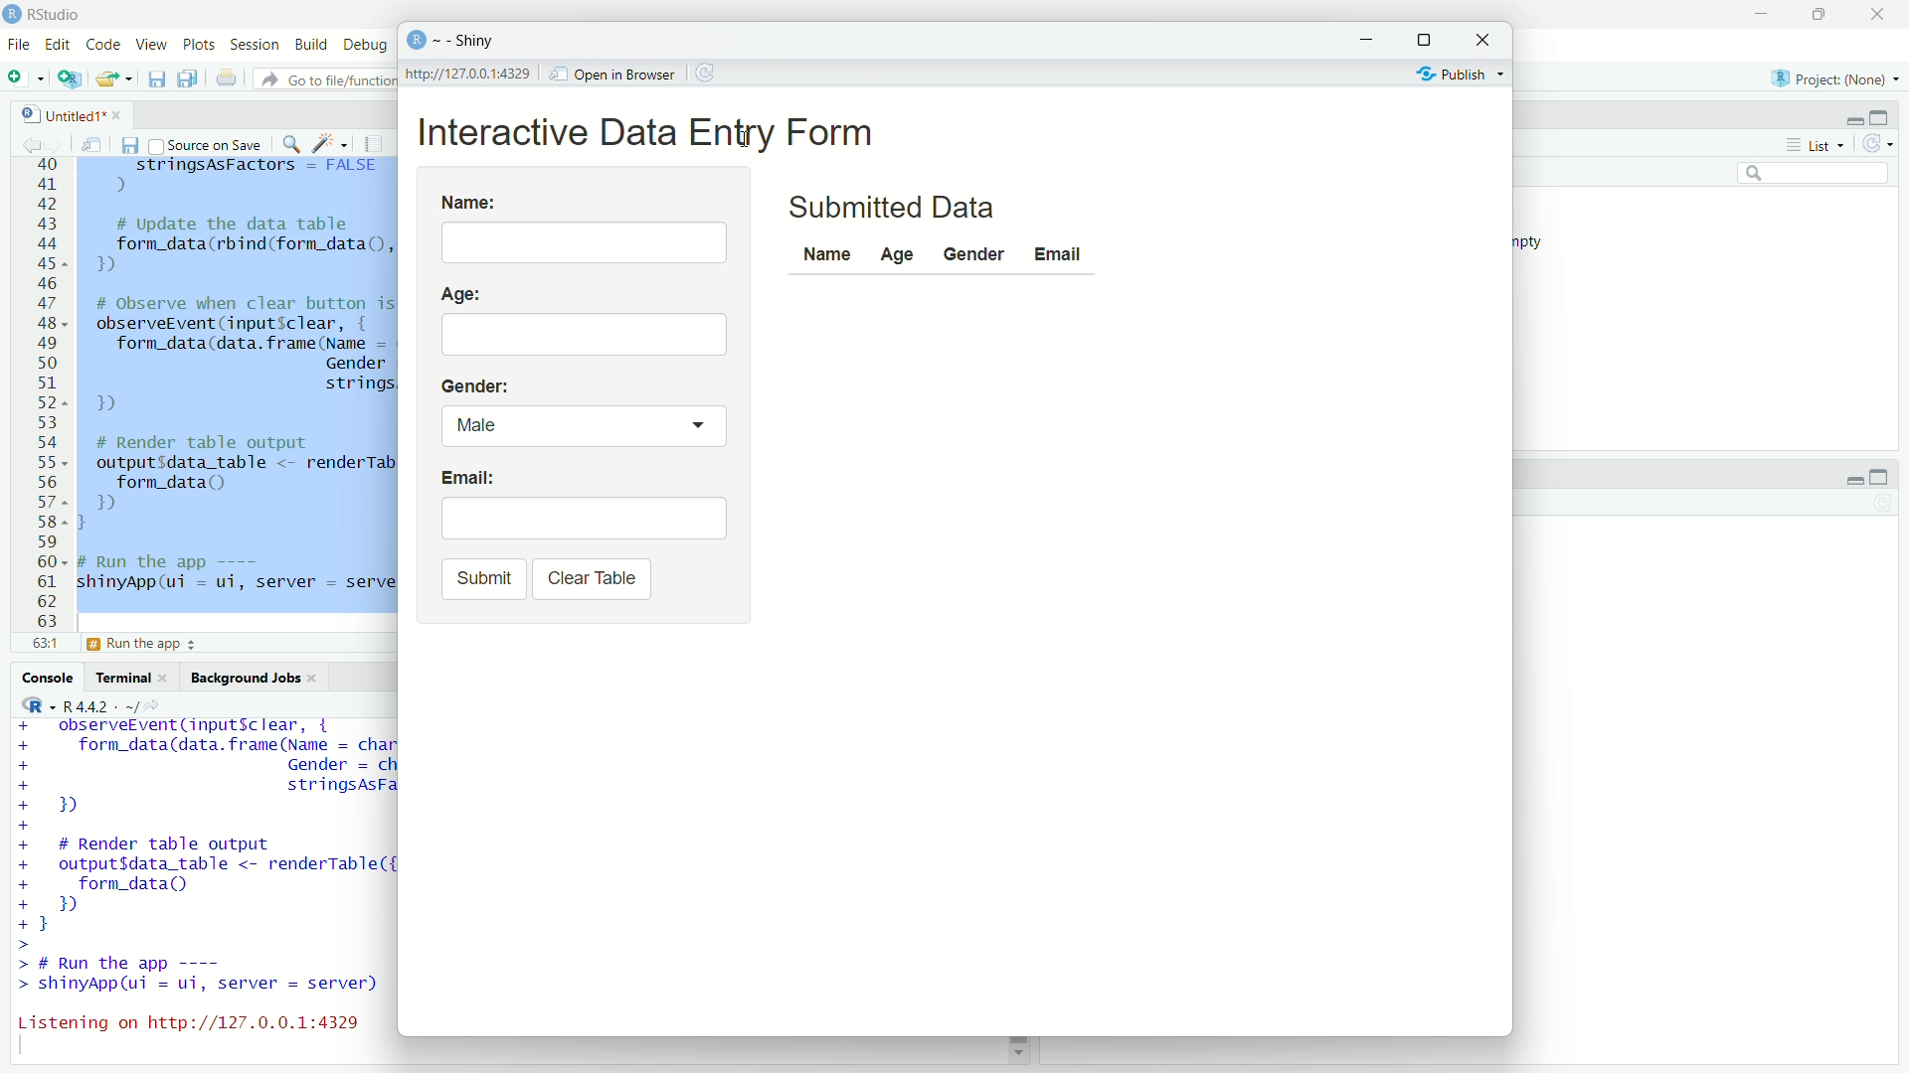 Image resolution: width=1909 pixels, height=1073 pixels. What do you see at coordinates (155, 78) in the screenshot?
I see `save current documents` at bounding box center [155, 78].